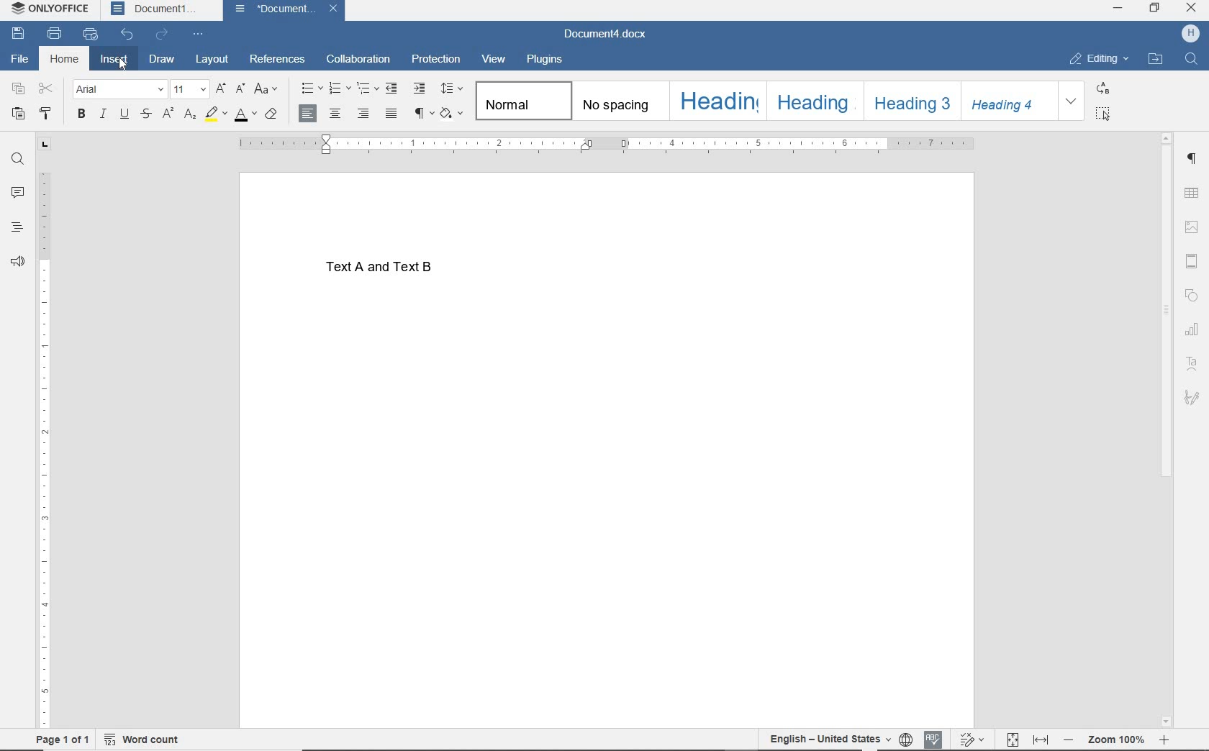 Image resolution: width=1209 pixels, height=751 pixels. I want to click on SET DOCUMENT LANGUAGE, so click(905, 737).